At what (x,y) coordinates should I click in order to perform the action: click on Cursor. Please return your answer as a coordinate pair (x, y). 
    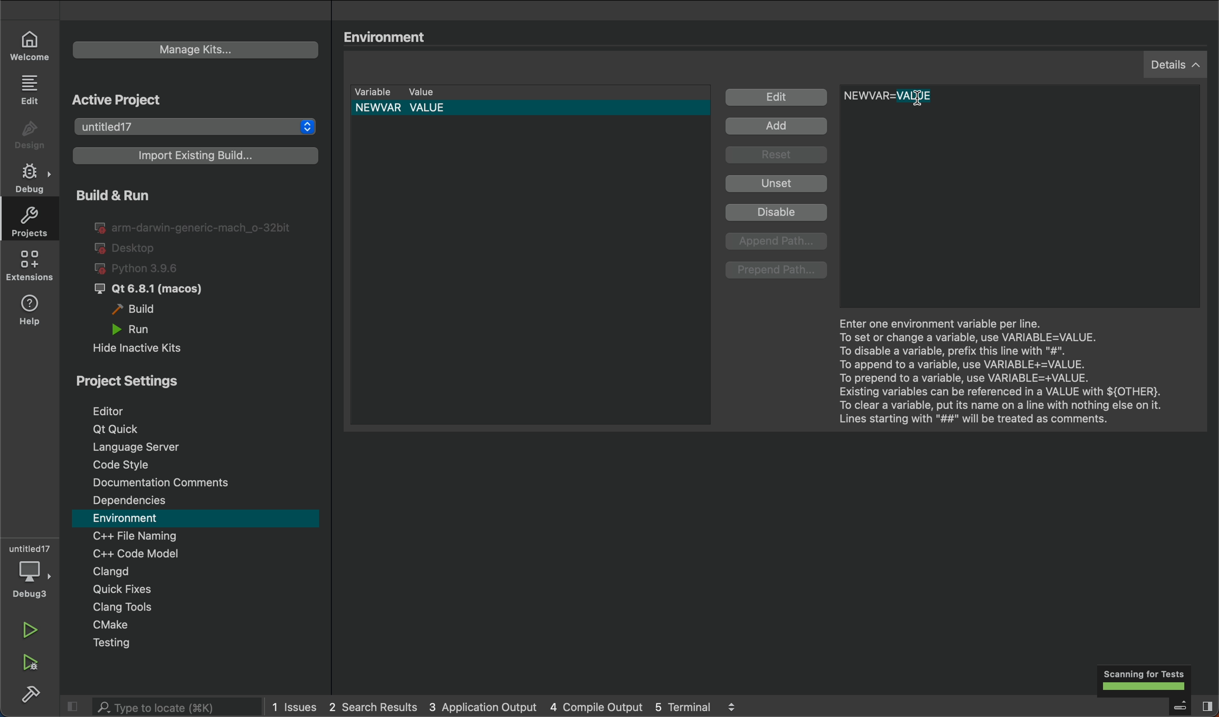
    Looking at the image, I should click on (916, 99).